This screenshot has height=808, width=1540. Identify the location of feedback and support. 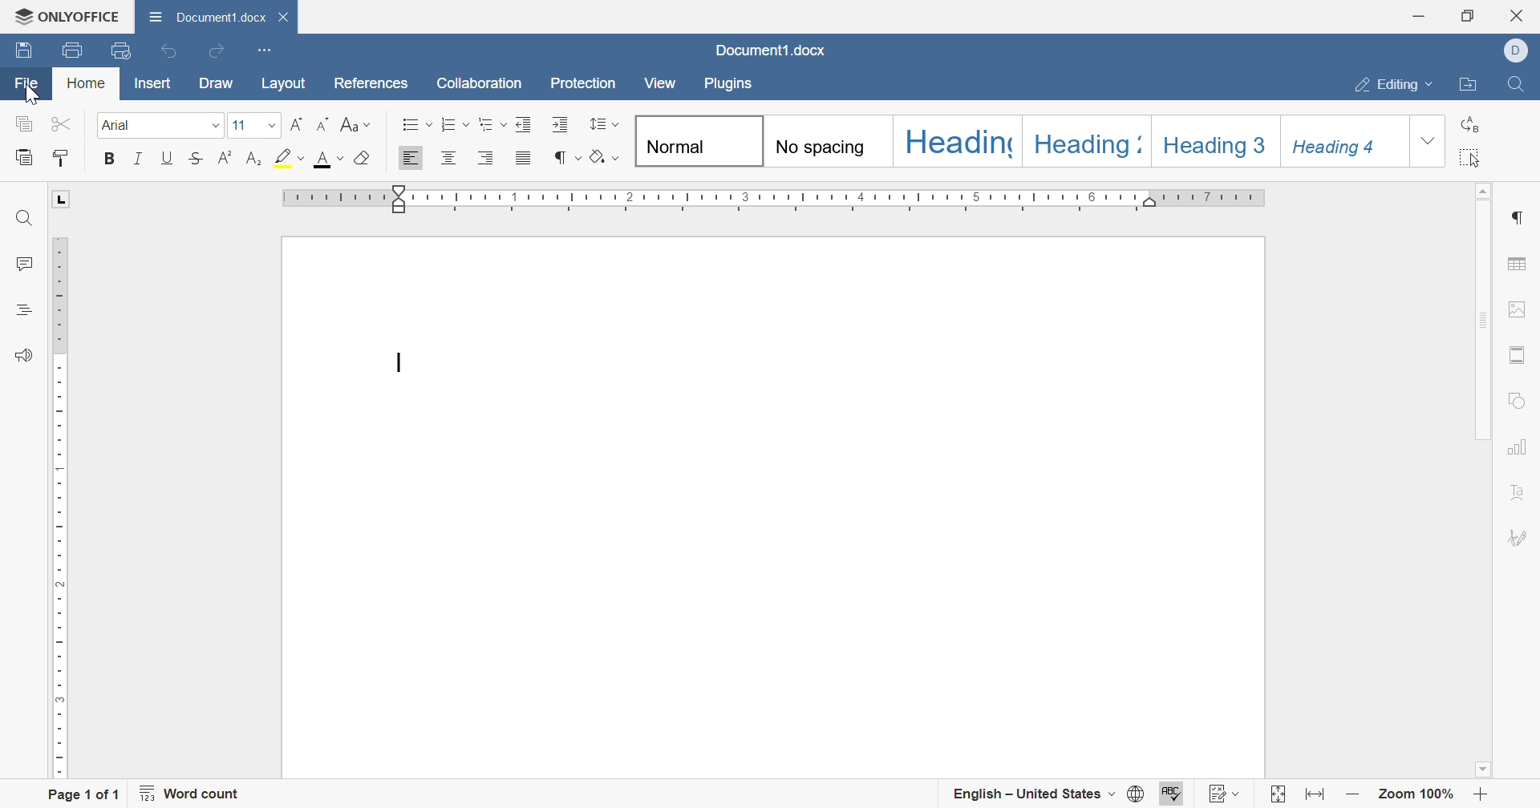
(28, 356).